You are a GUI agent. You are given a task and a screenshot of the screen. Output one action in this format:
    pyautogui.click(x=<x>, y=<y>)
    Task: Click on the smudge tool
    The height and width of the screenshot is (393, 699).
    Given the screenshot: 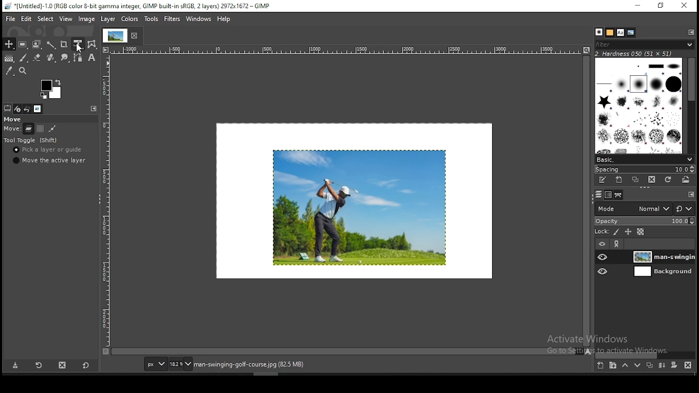 What is the action you would take?
    pyautogui.click(x=66, y=57)
    